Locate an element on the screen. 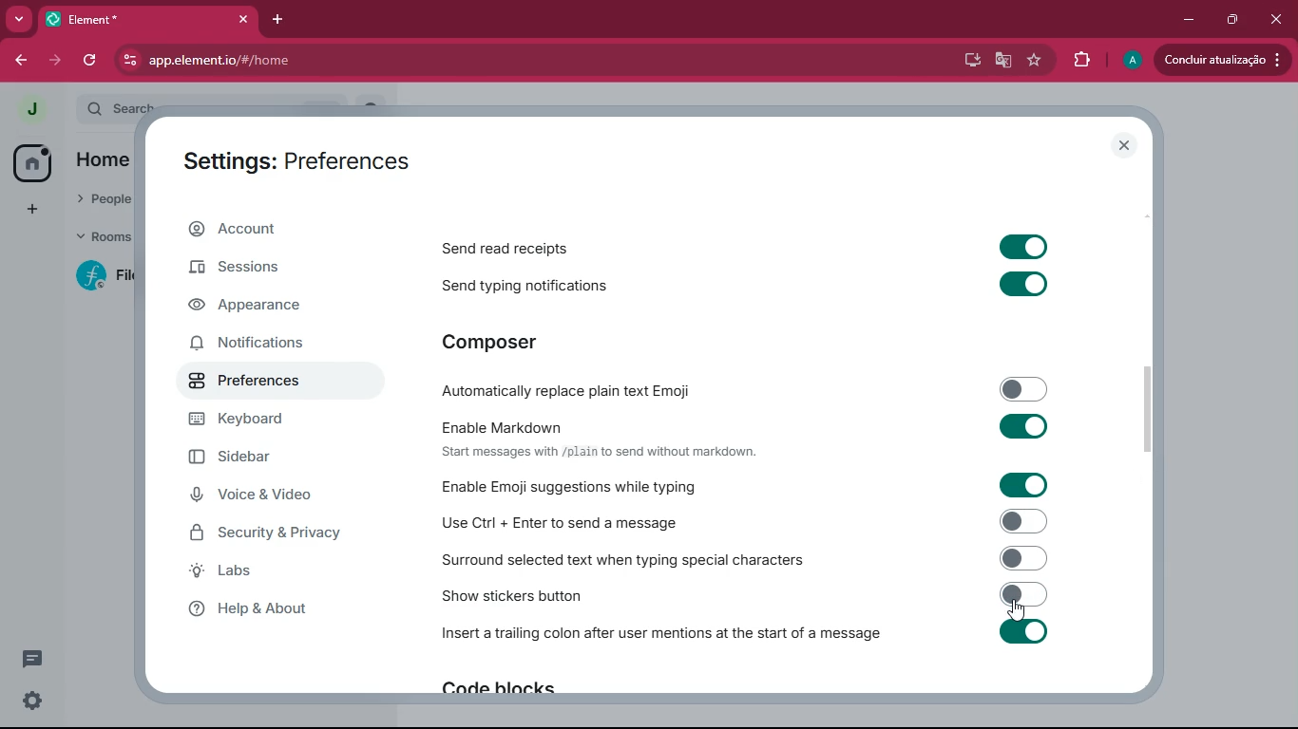  refresh is located at coordinates (90, 61).